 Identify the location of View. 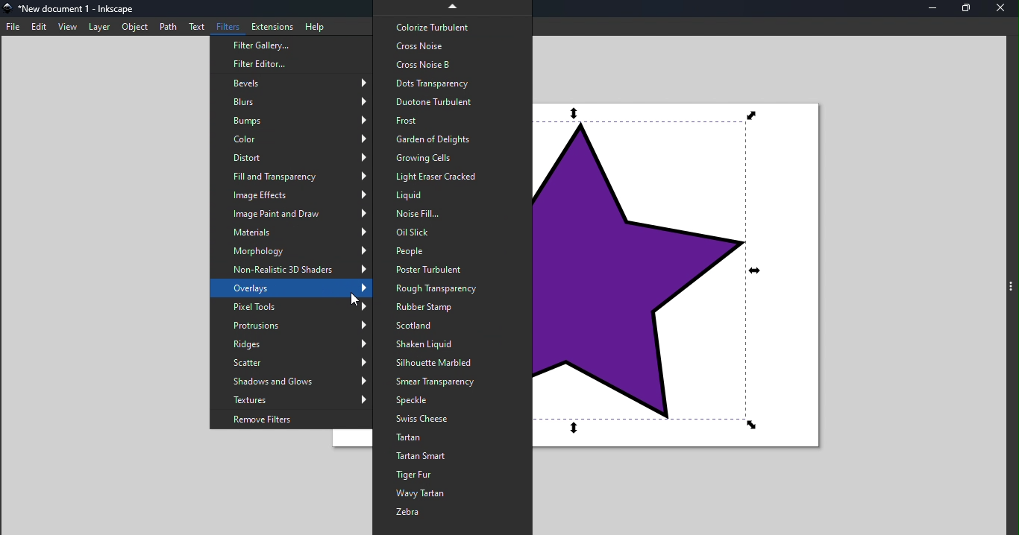
(66, 26).